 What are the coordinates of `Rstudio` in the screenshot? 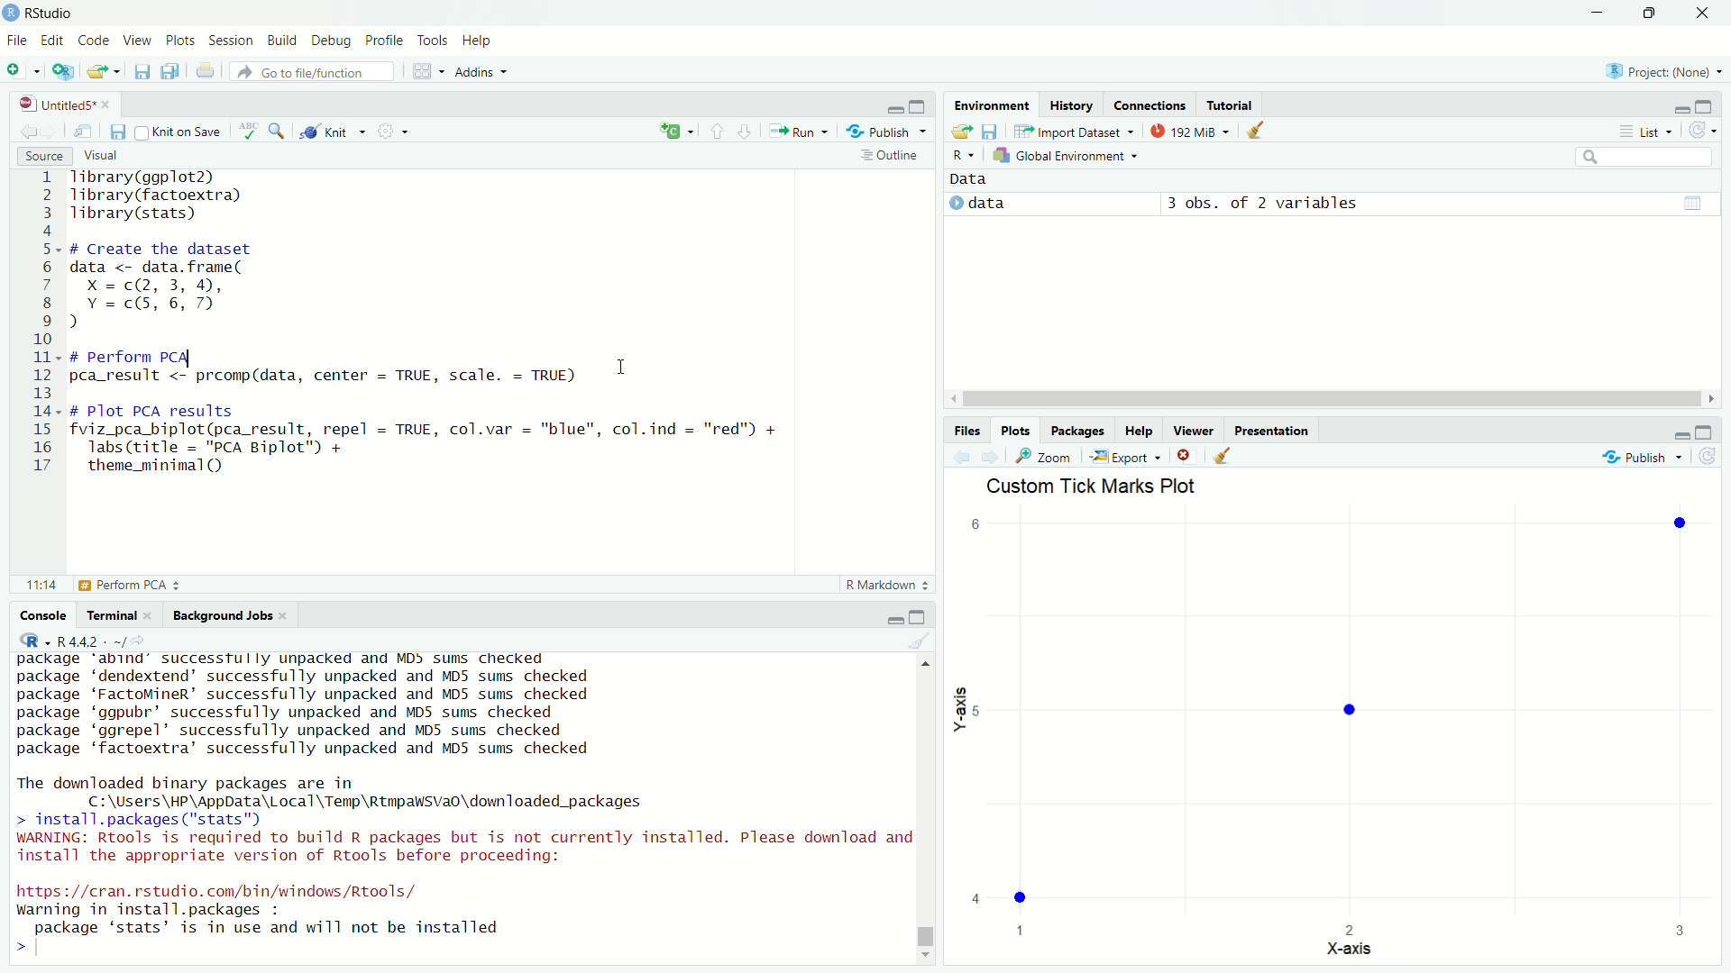 It's located at (60, 14).